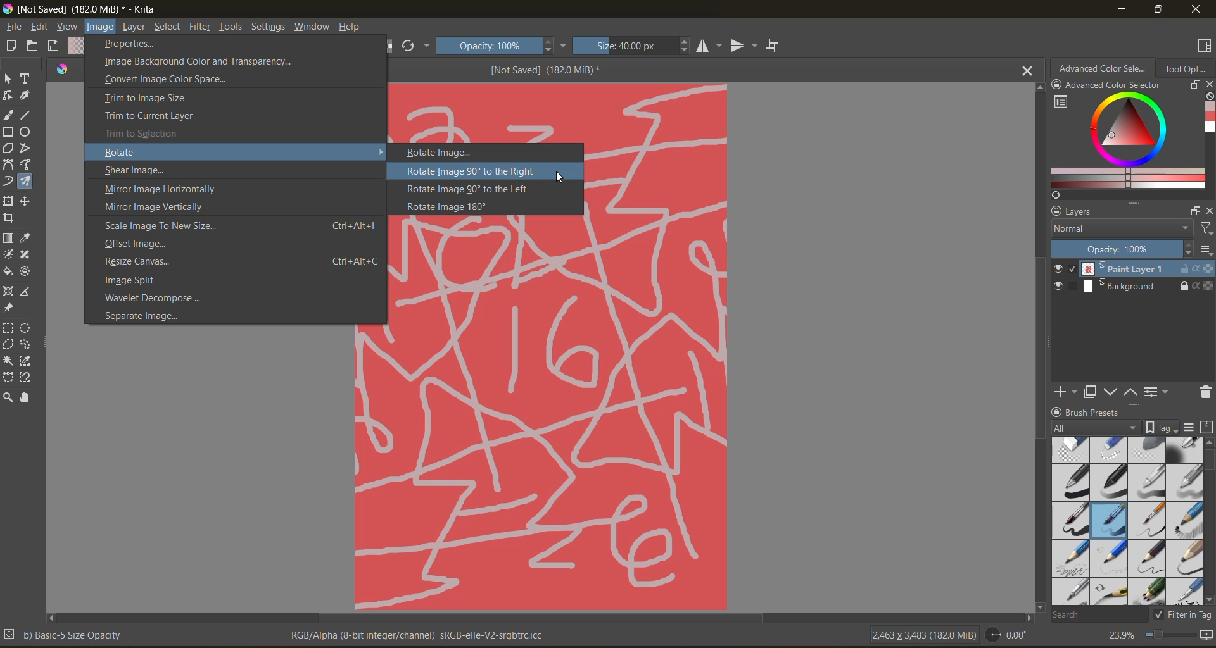  I want to click on vertical scroll bar, so click(1041, 358).